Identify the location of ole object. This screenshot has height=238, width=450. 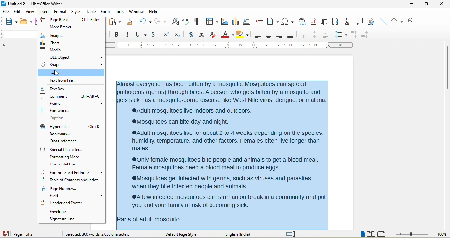
(72, 57).